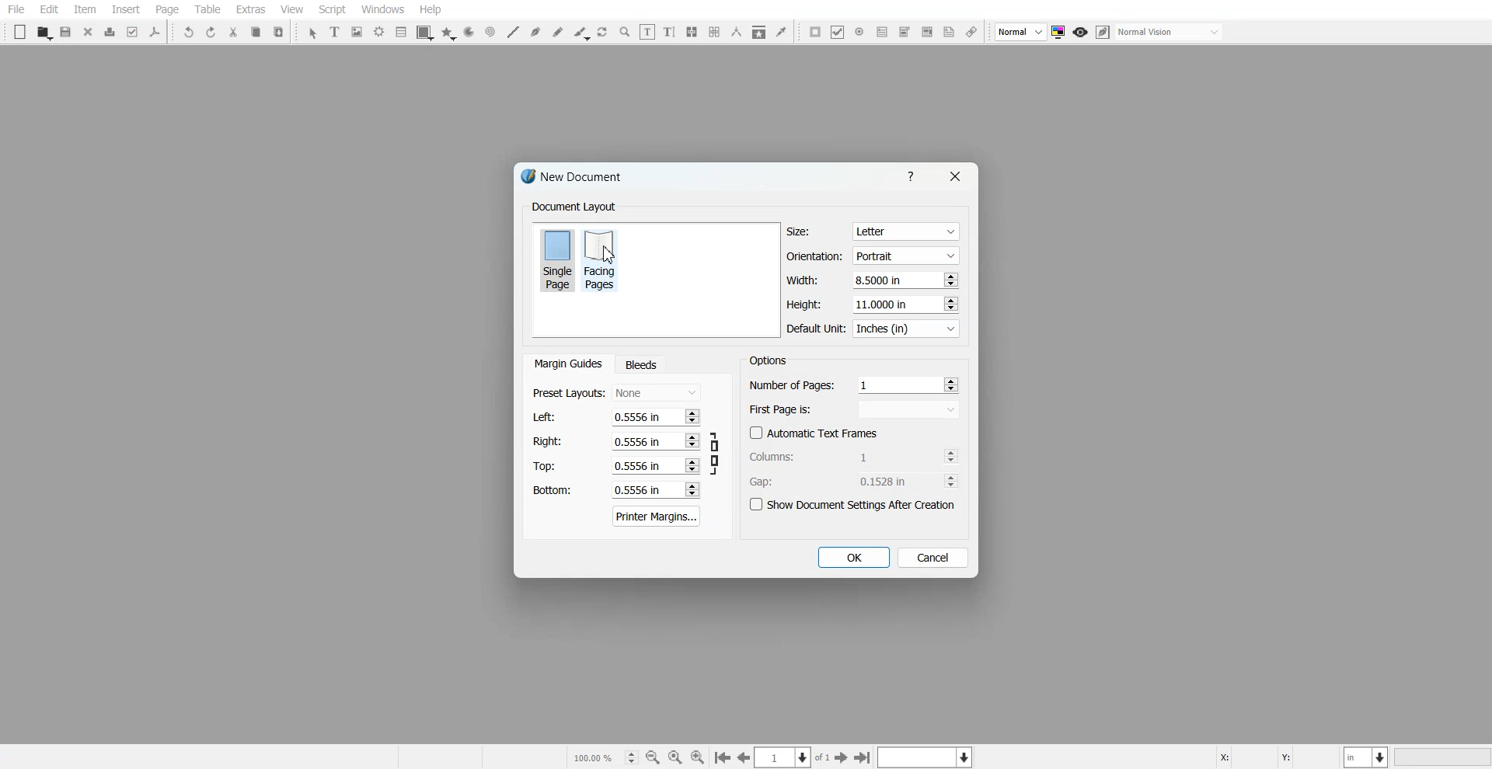 This screenshot has height=769, width=1492. What do you see at coordinates (255, 32) in the screenshot?
I see `Copy` at bounding box center [255, 32].